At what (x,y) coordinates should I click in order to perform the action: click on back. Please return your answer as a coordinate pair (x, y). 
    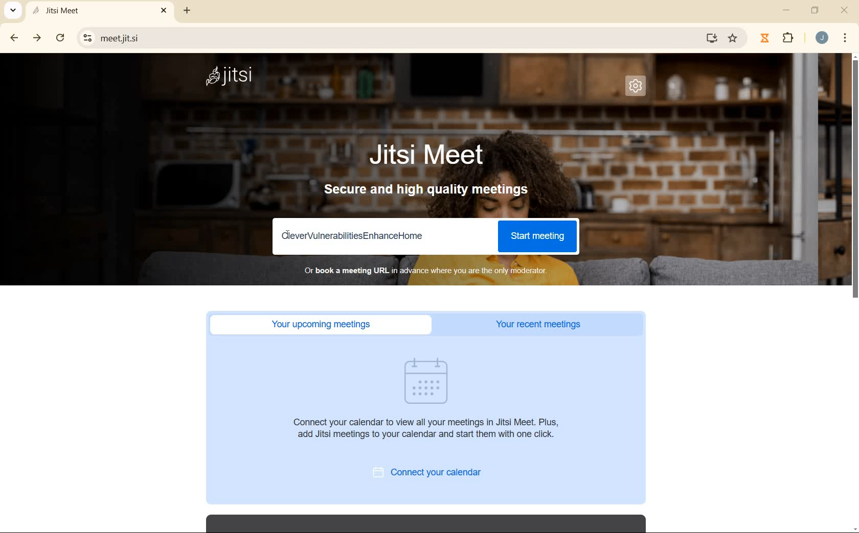
    Looking at the image, I should click on (12, 38).